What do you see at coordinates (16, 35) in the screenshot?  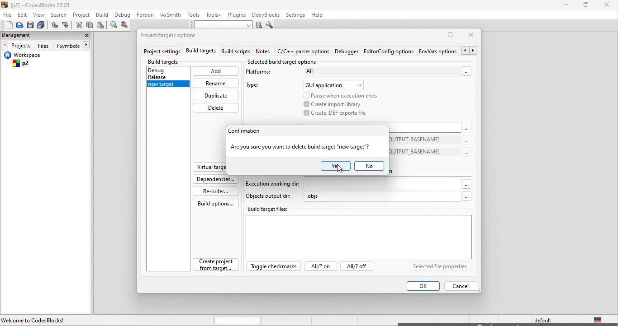 I see `management` at bounding box center [16, 35].